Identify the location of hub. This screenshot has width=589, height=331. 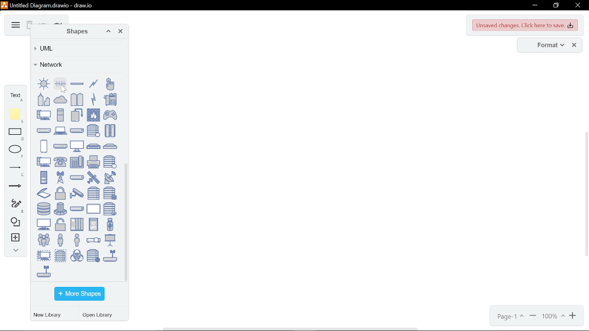
(44, 131).